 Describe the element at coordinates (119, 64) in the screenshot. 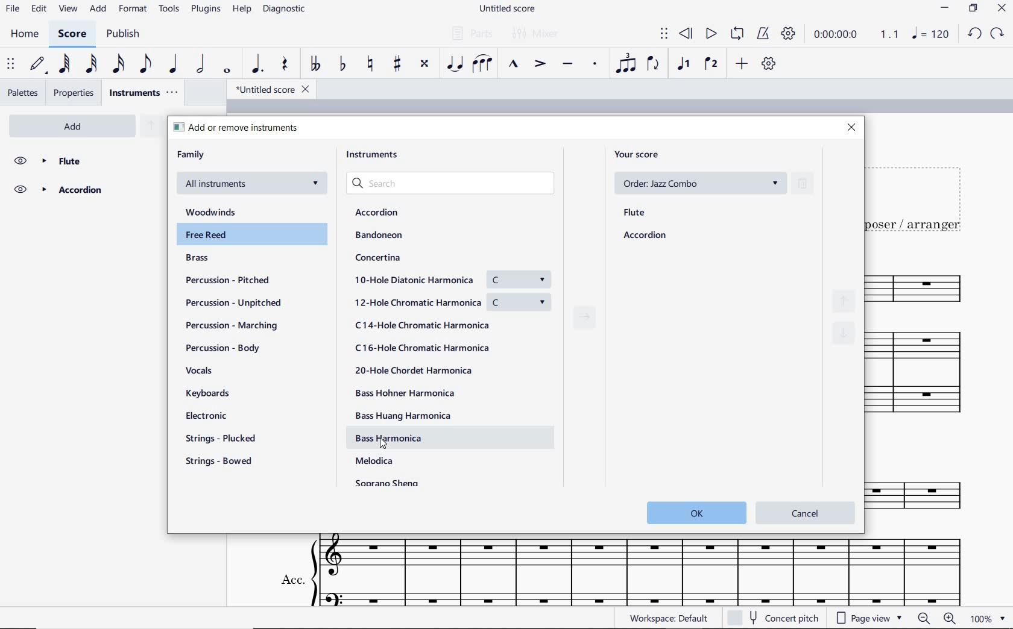

I see `16th note` at that location.